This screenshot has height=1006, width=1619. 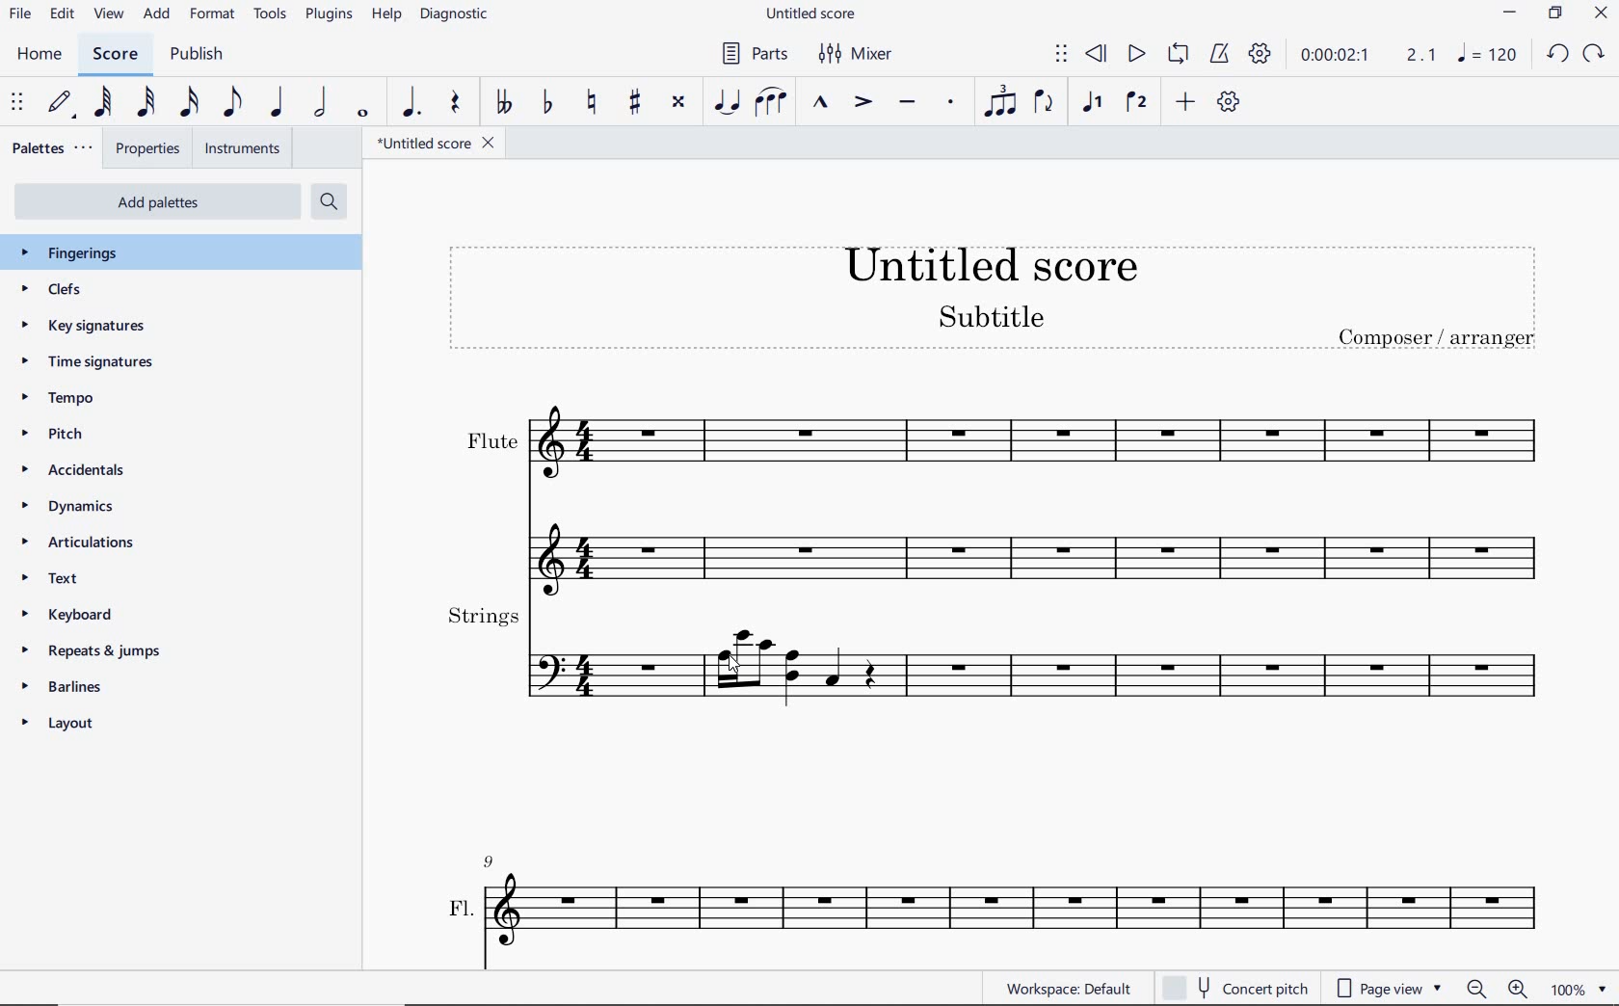 What do you see at coordinates (109, 14) in the screenshot?
I see `view` at bounding box center [109, 14].